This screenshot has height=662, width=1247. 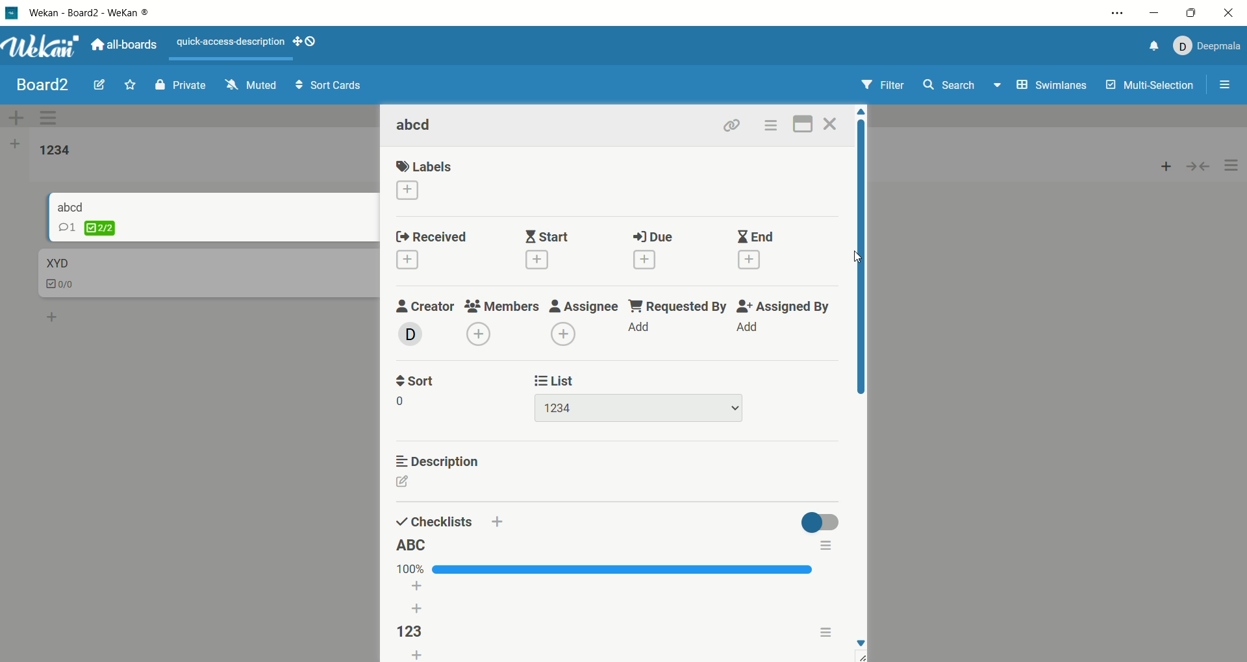 What do you see at coordinates (536, 260) in the screenshot?
I see `add` at bounding box center [536, 260].